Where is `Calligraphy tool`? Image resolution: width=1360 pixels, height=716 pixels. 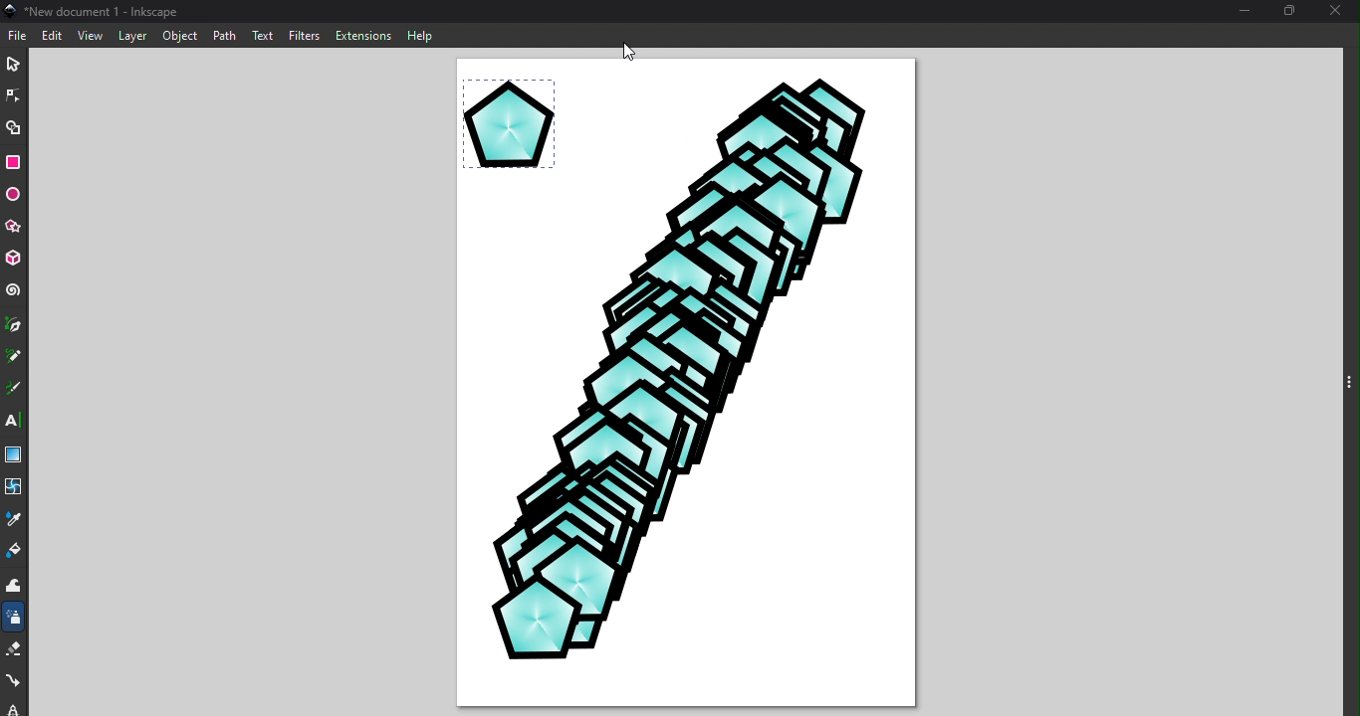
Calligraphy tool is located at coordinates (13, 388).